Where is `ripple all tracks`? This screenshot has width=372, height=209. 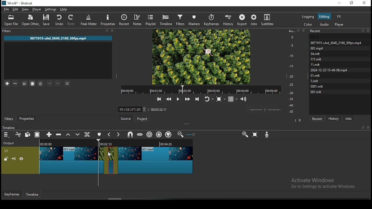
ripple all tracks is located at coordinates (158, 135).